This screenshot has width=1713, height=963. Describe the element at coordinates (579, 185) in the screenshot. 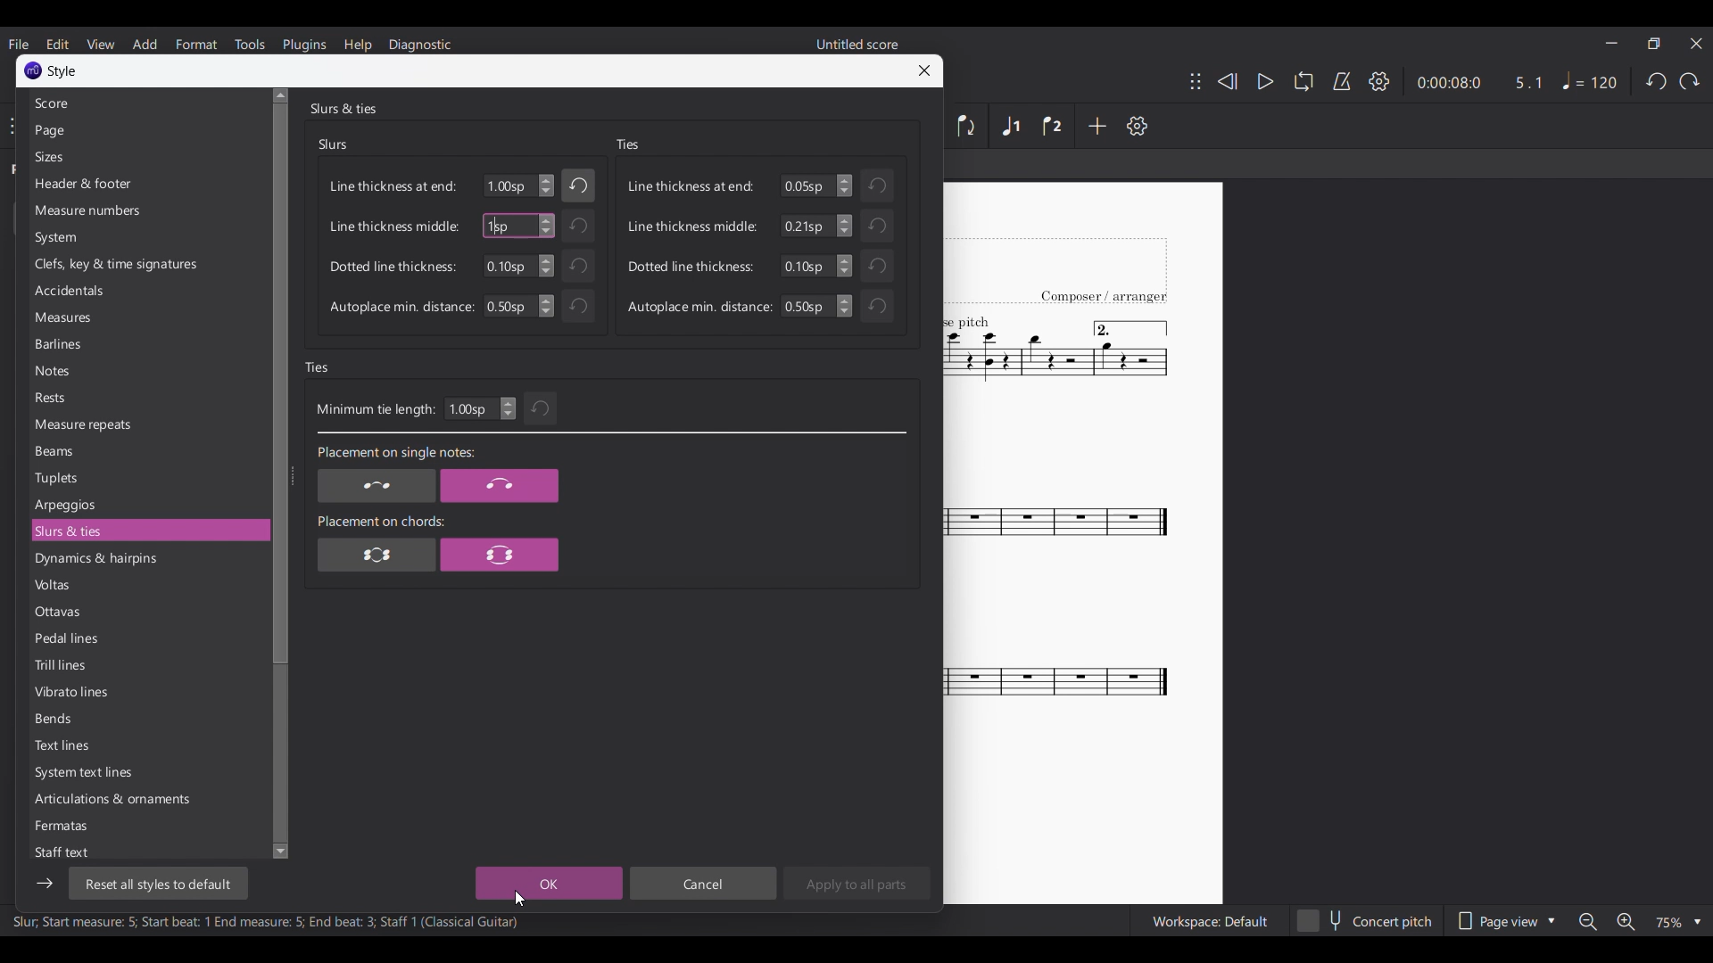

I see `Undo` at that location.